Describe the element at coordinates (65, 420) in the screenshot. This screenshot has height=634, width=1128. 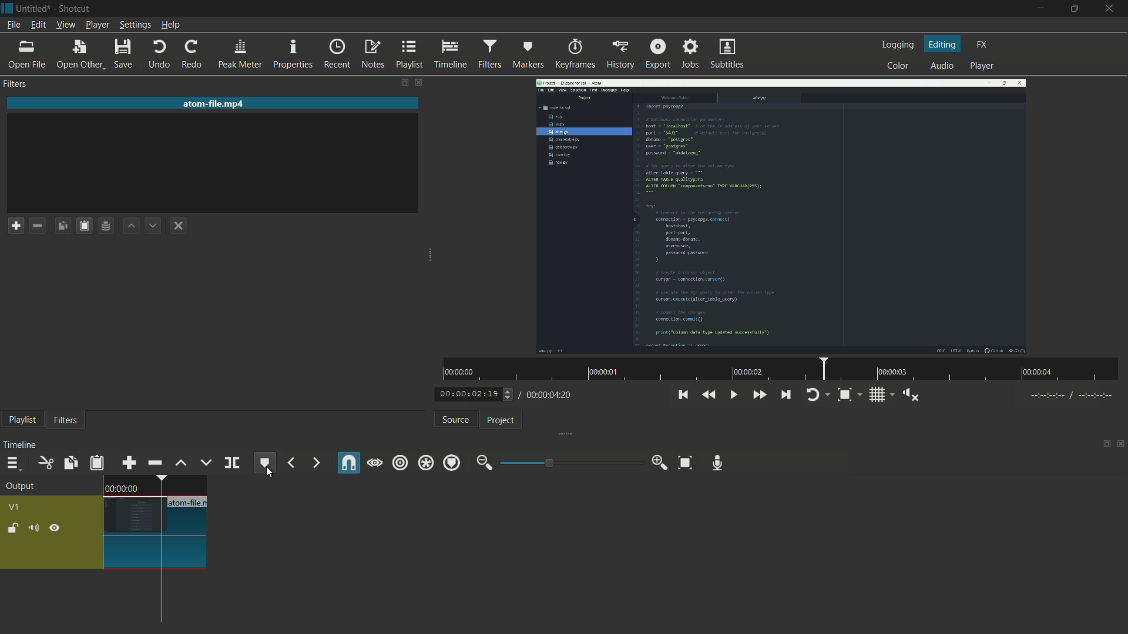
I see `filters` at that location.